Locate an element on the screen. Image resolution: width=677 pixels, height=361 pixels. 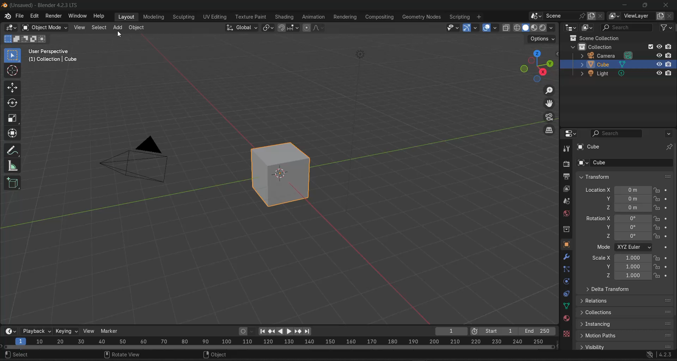
search is located at coordinates (19, 355).